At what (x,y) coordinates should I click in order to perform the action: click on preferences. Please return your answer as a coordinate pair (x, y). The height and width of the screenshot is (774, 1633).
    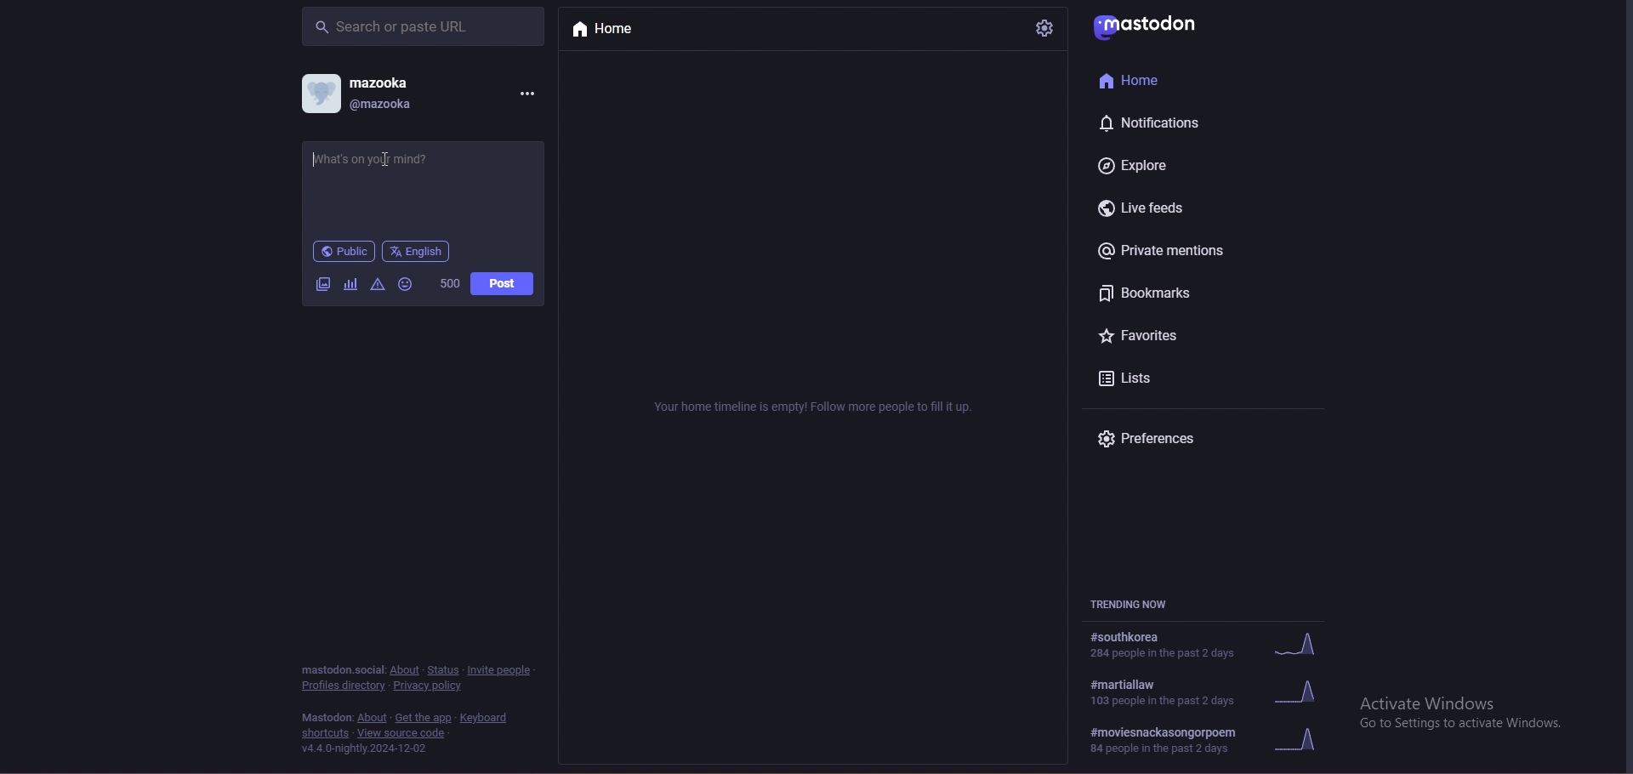
    Looking at the image, I should click on (1192, 435).